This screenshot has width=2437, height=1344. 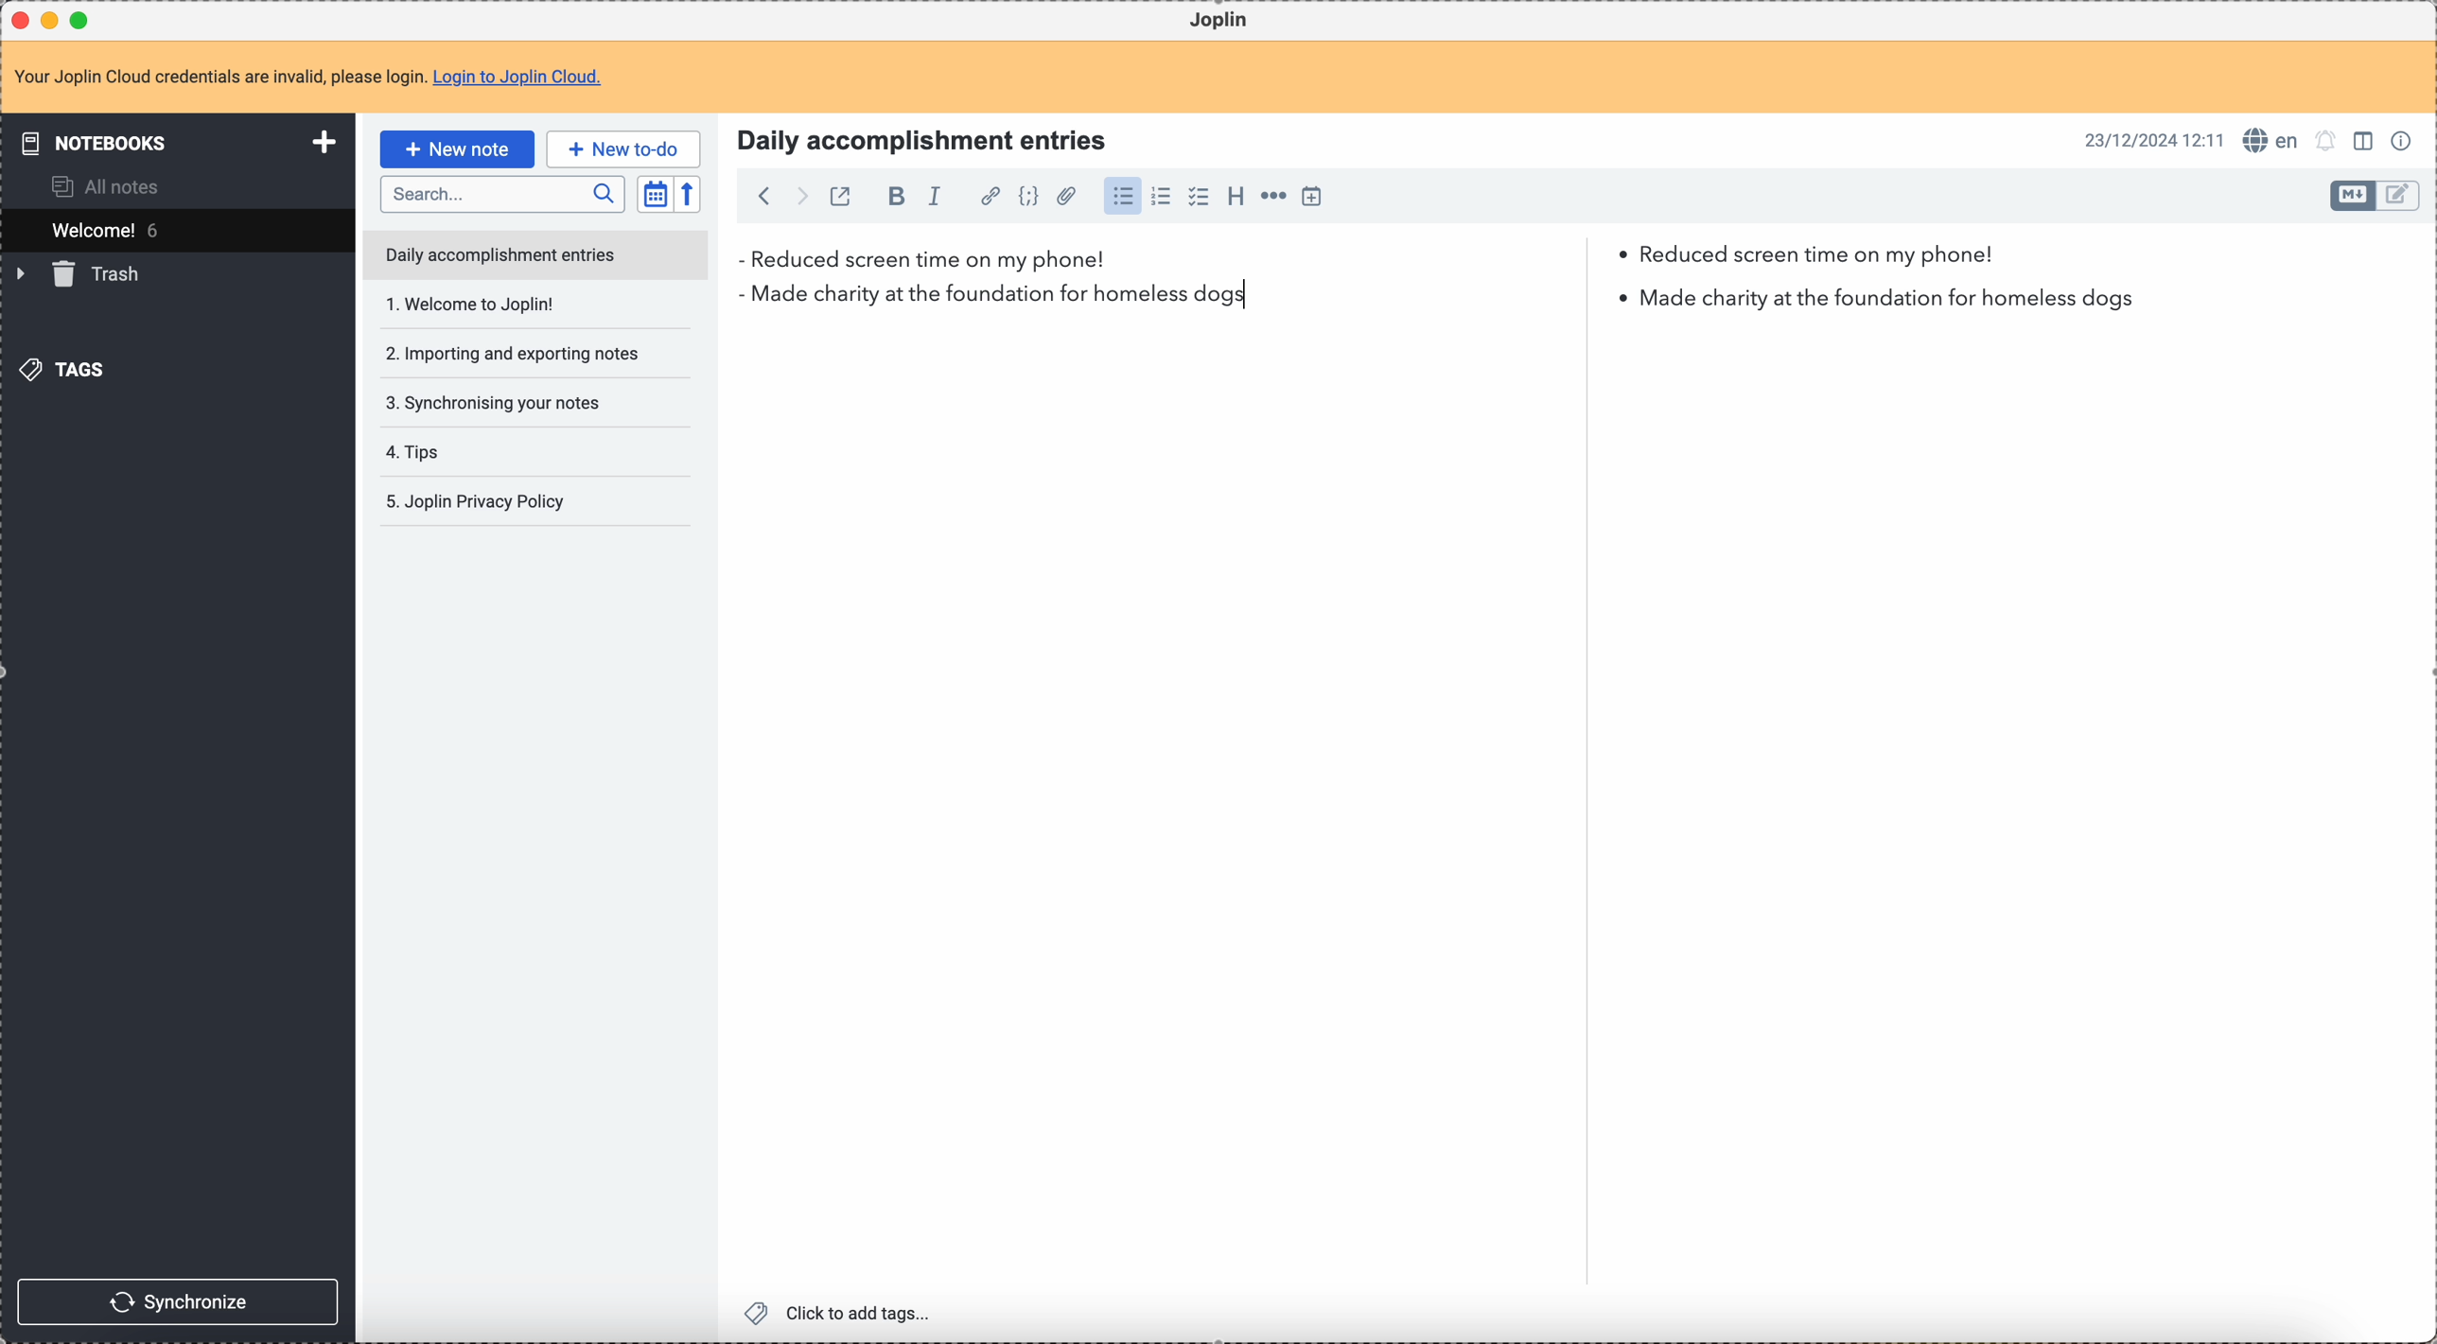 What do you see at coordinates (1201, 197) in the screenshot?
I see `checkbox` at bounding box center [1201, 197].